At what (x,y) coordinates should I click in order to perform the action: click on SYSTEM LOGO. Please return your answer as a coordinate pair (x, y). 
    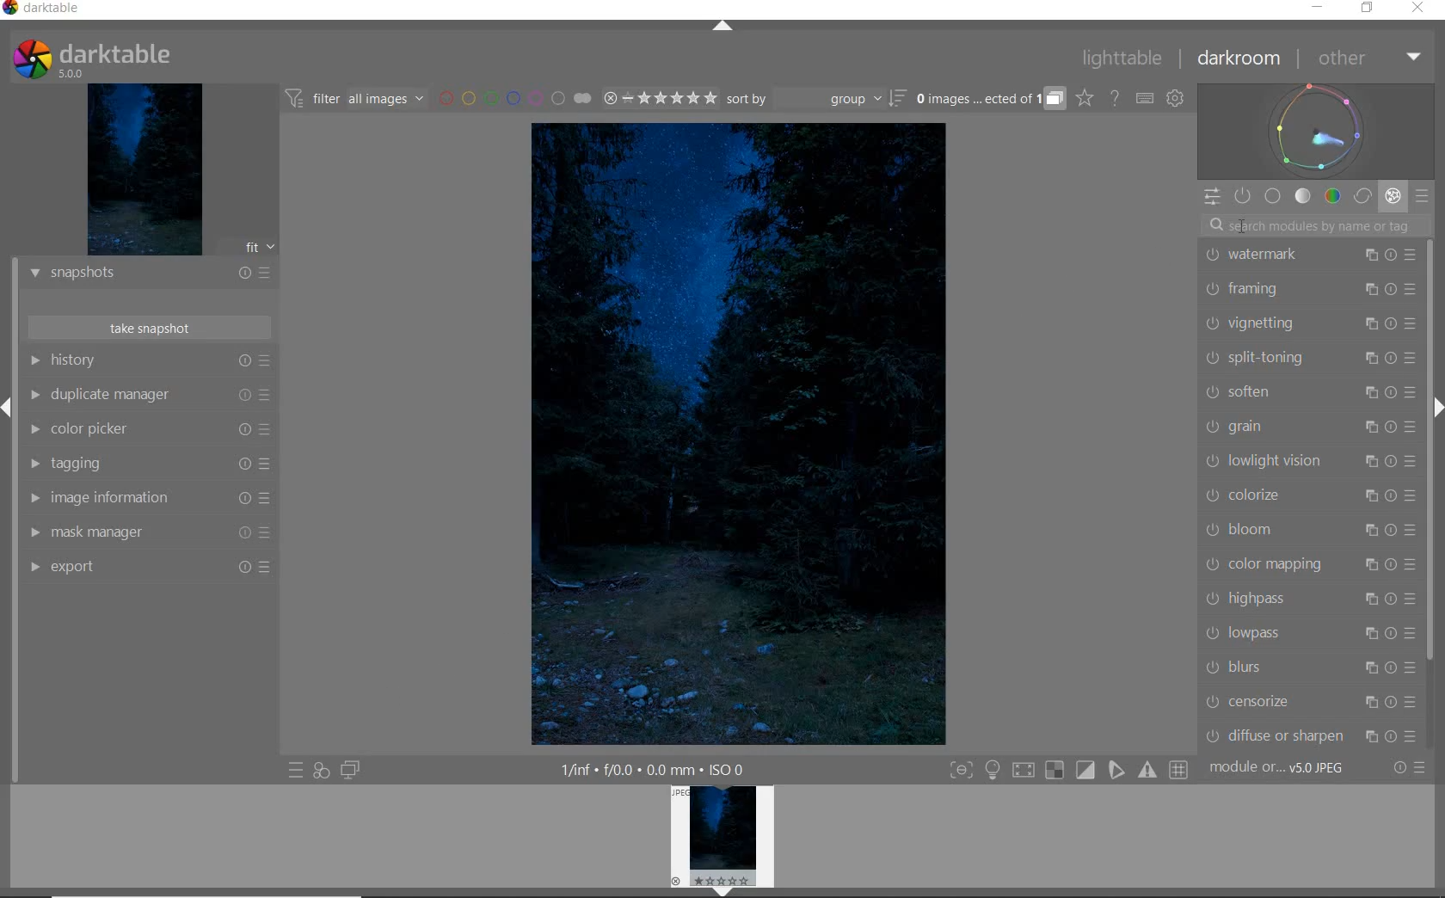
    Looking at the image, I should click on (94, 57).